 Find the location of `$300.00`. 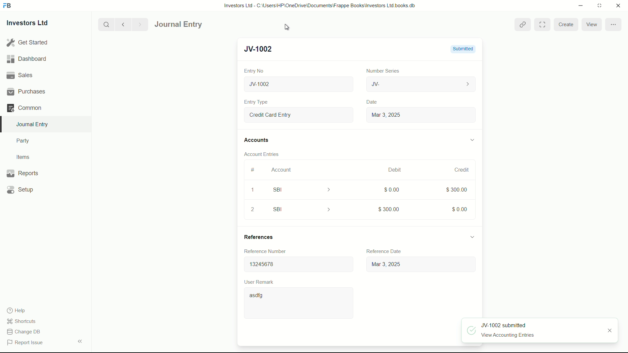

$300.00 is located at coordinates (457, 189).